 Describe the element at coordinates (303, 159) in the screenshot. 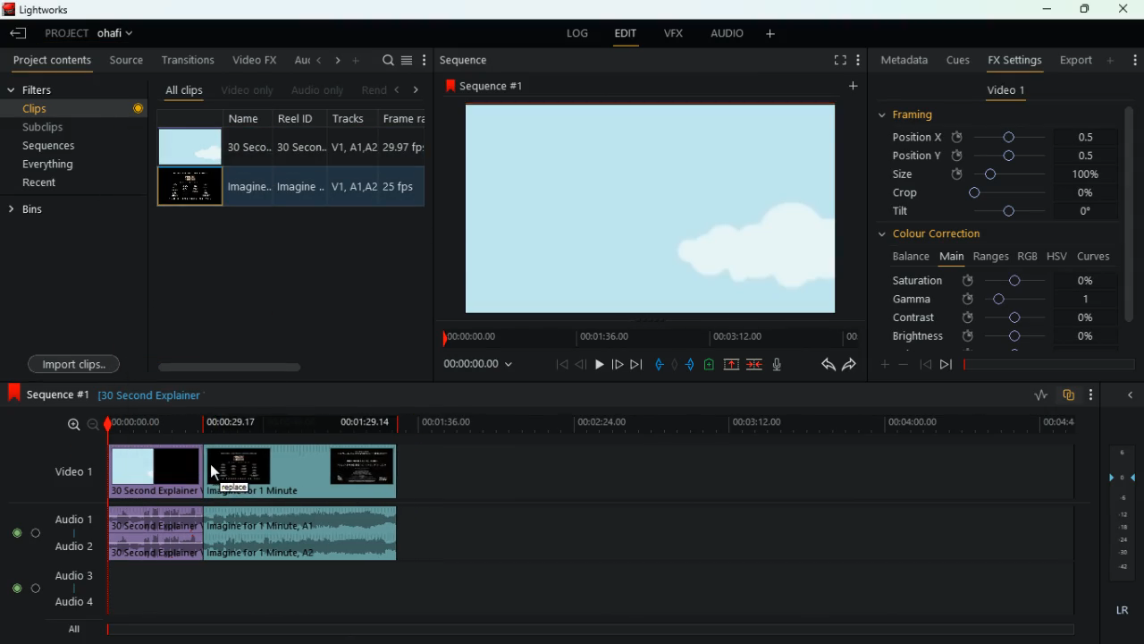

I see `reel id` at that location.